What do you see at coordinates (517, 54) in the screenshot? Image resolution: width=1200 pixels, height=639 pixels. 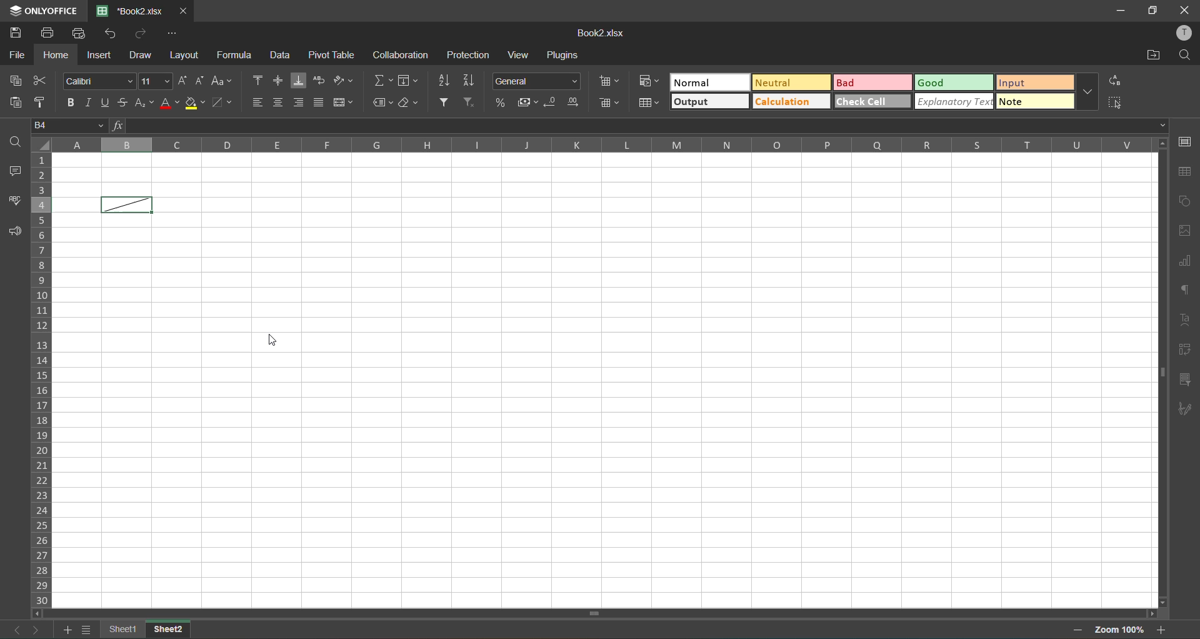 I see `view` at bounding box center [517, 54].